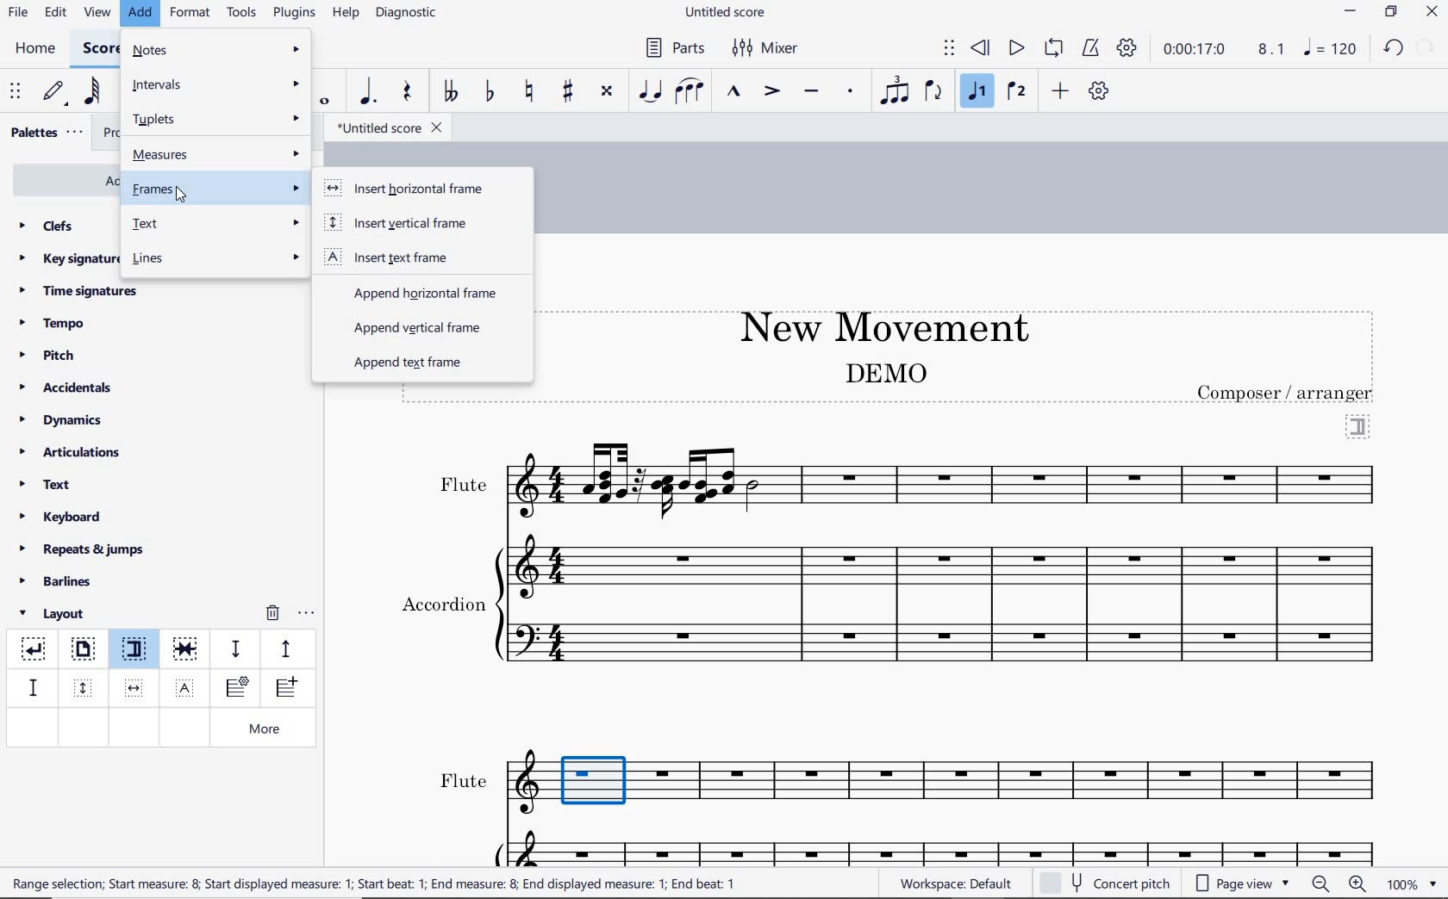  Describe the element at coordinates (766, 48) in the screenshot. I see `Mixer` at that location.